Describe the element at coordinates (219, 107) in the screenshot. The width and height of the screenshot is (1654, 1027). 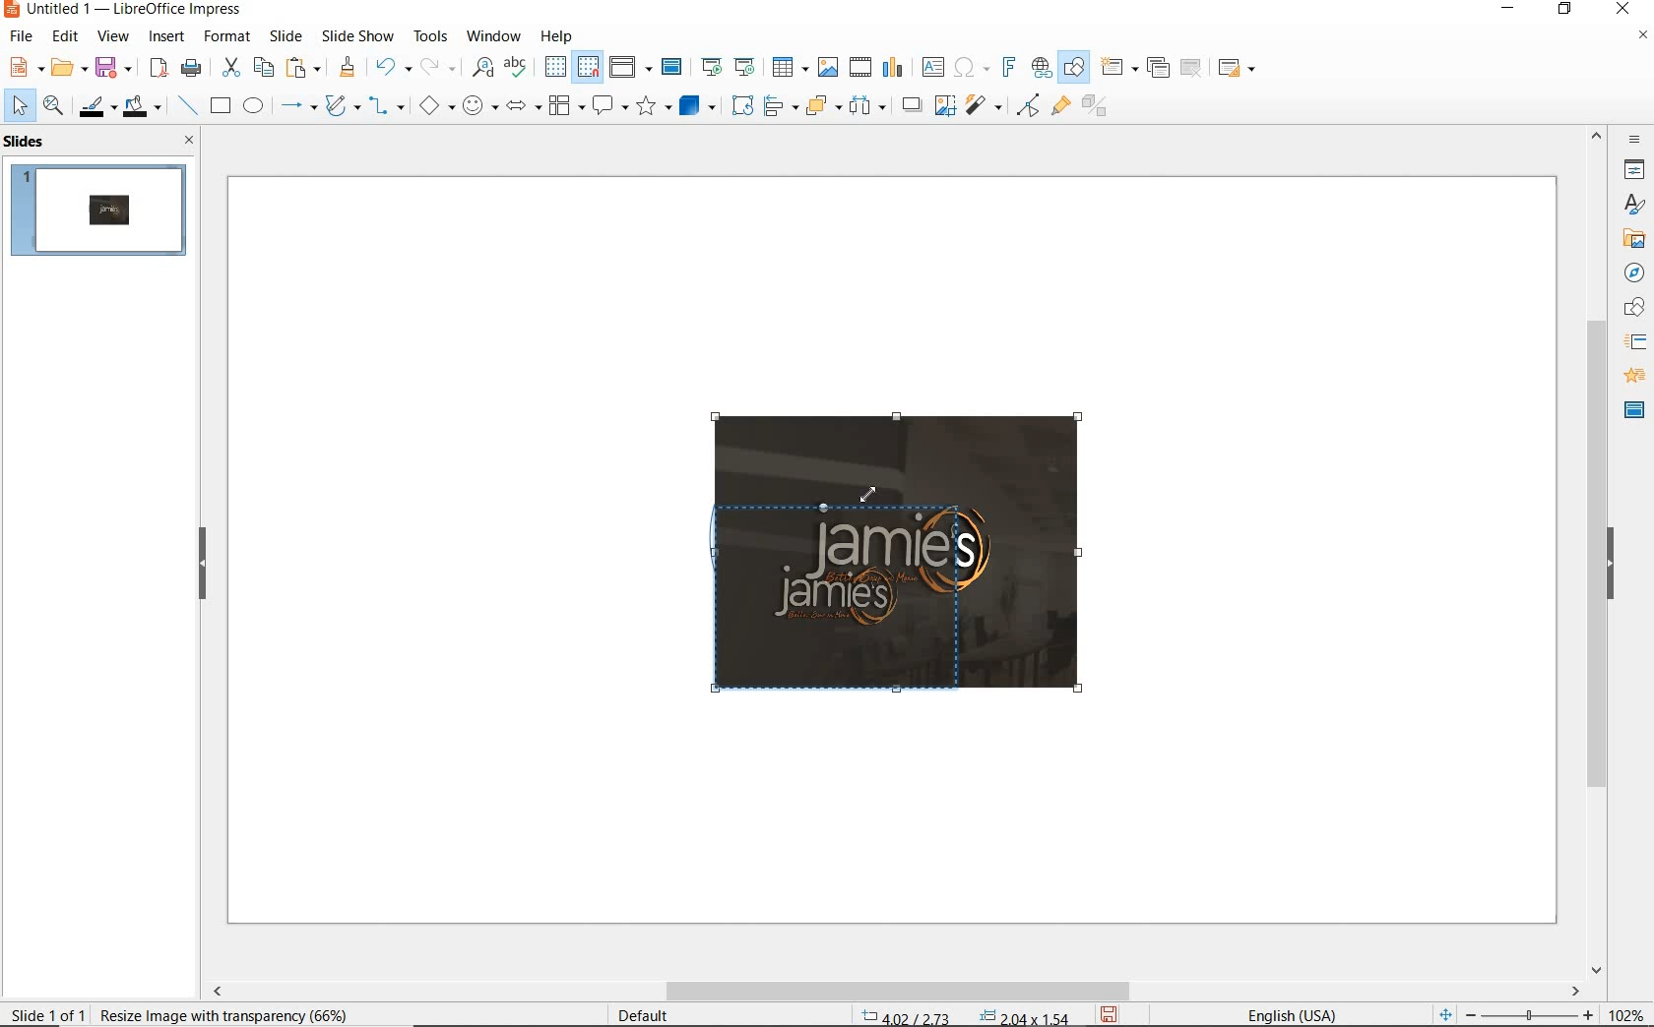
I see `rectangle` at that location.